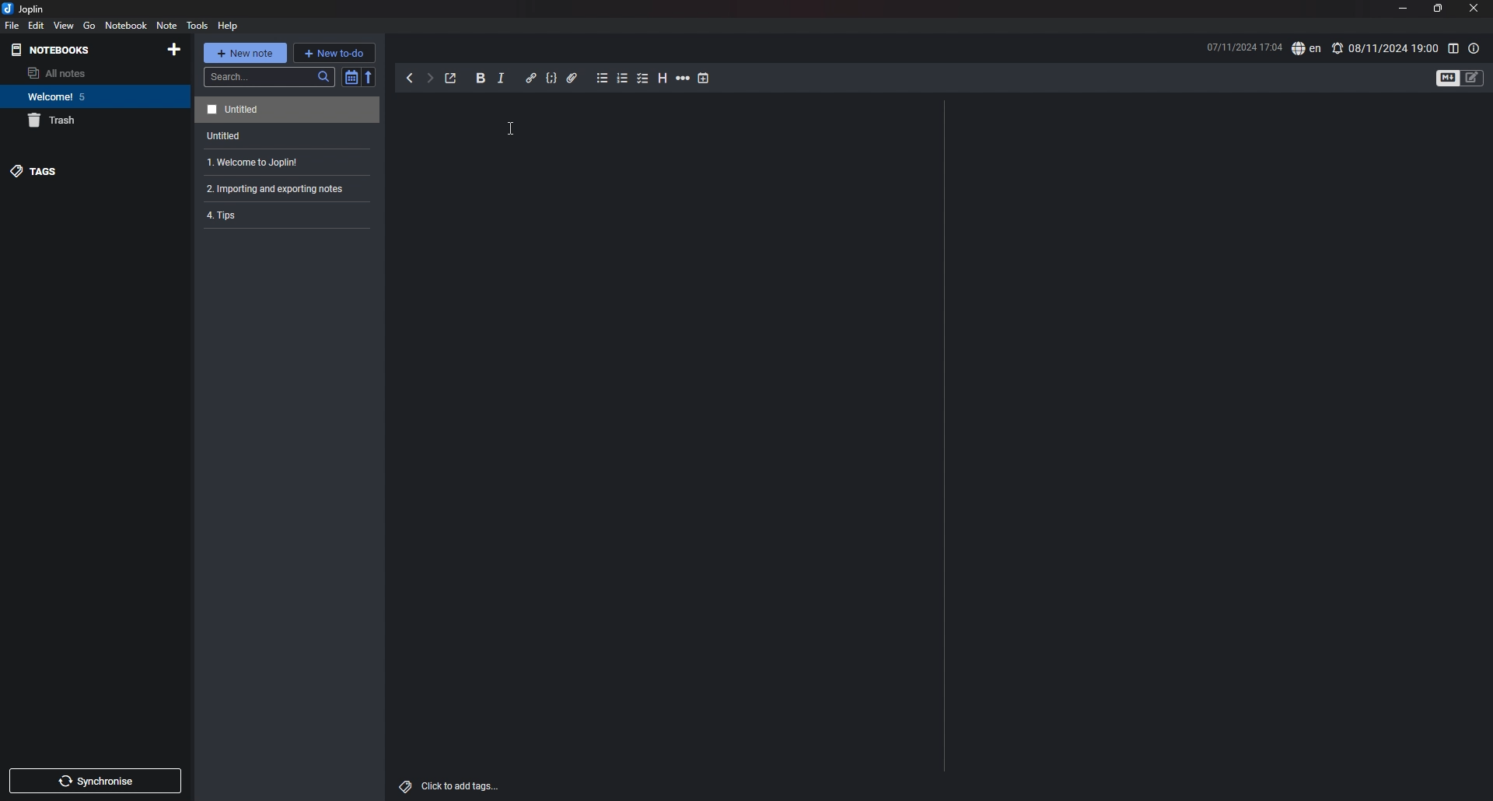 This screenshot has height=801, width=1493. I want to click on add tags, so click(451, 786).